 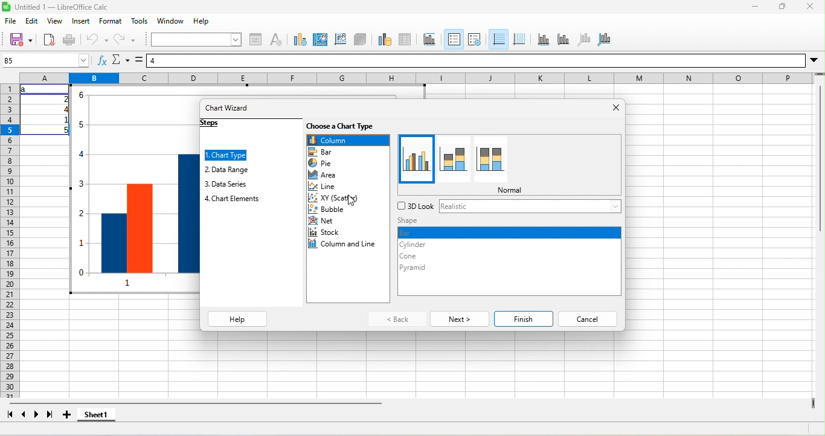 I want to click on Untitled 1 — LibreOffice Calc, so click(x=62, y=7).